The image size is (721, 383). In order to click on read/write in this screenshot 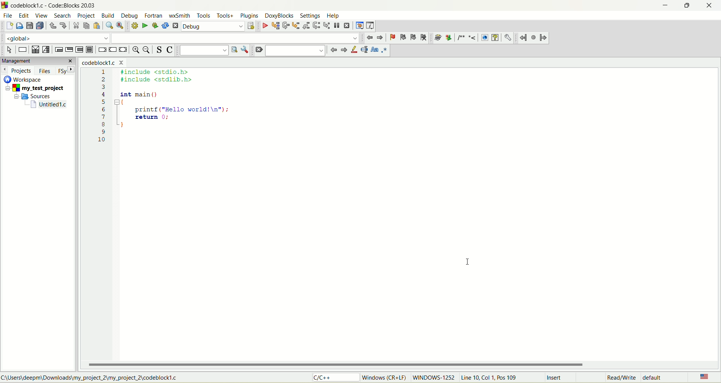, I will do `click(620, 378)`.